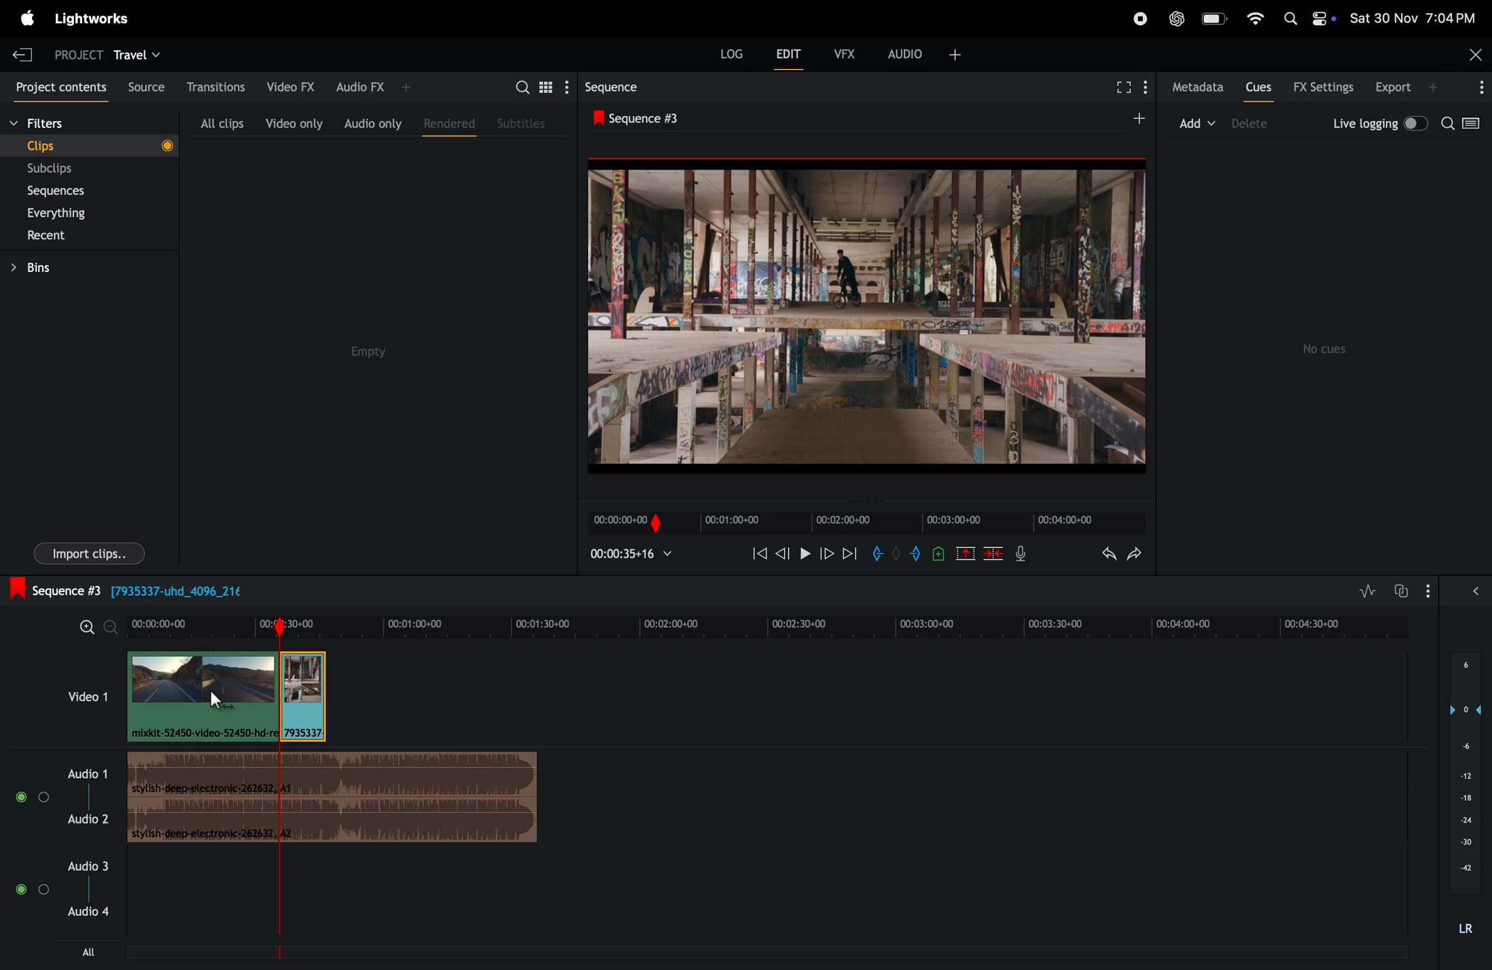 This screenshot has width=1492, height=970. What do you see at coordinates (211, 86) in the screenshot?
I see `transitions` at bounding box center [211, 86].